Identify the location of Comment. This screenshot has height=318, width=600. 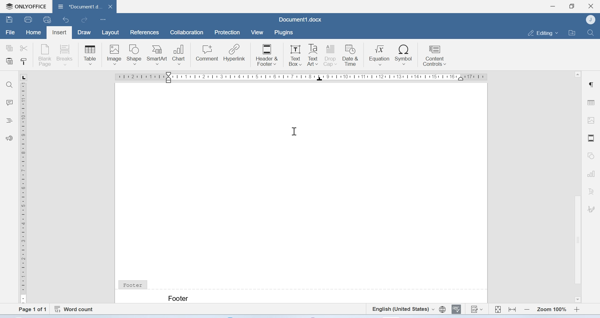
(207, 54).